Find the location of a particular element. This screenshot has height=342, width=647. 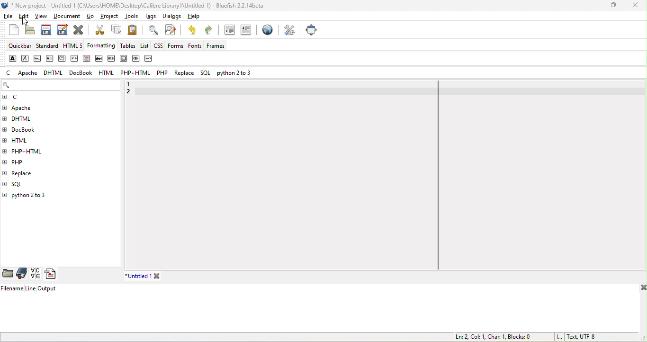

sample is located at coordinates (136, 60).